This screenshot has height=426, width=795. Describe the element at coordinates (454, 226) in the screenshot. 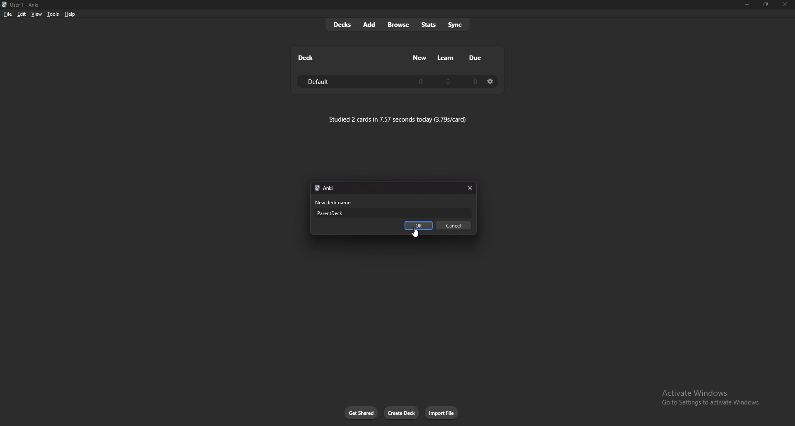

I see `cancel` at that location.